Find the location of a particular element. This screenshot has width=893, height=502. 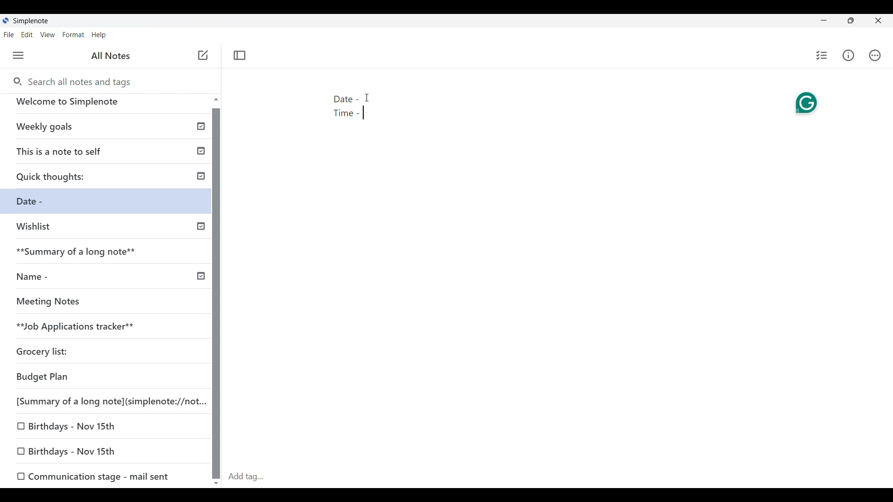

cursor is located at coordinates (368, 99).